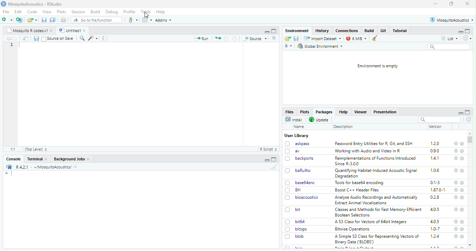 Image resolution: width=476 pixels, height=251 pixels. What do you see at coordinates (461, 32) in the screenshot?
I see `minimise` at bounding box center [461, 32].